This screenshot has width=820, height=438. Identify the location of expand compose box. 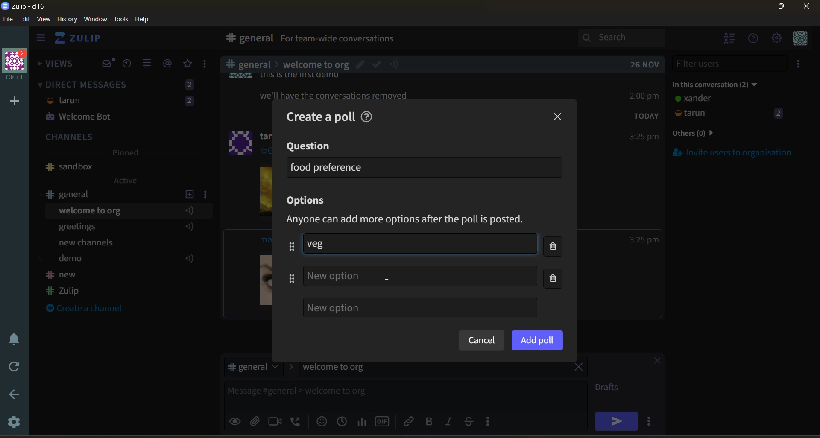
(579, 388).